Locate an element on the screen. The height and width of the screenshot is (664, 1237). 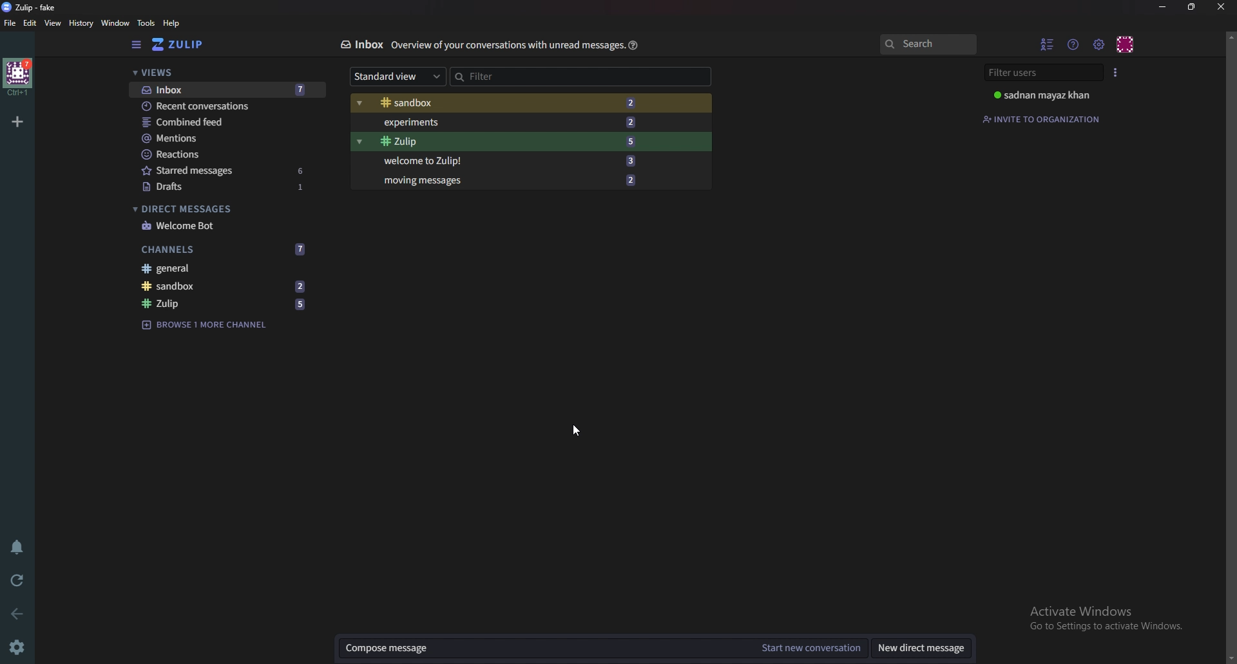
drafts is located at coordinates (227, 185).